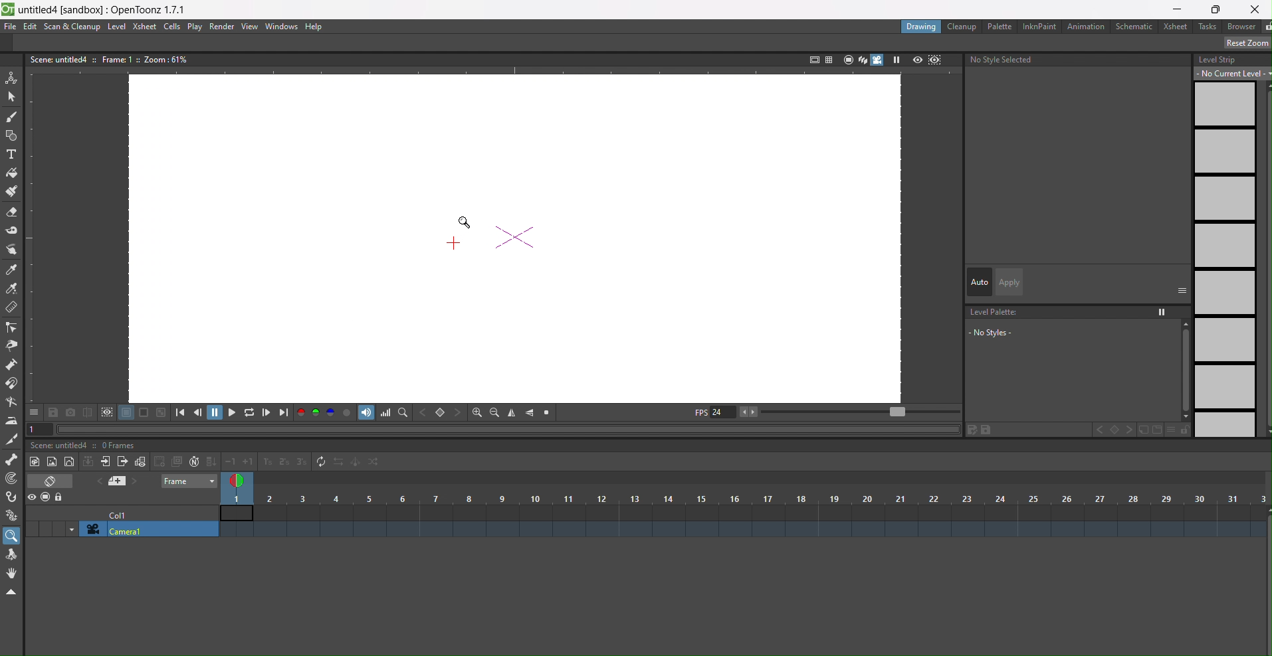  What do you see at coordinates (404, 412) in the screenshot?
I see `` at bounding box center [404, 412].